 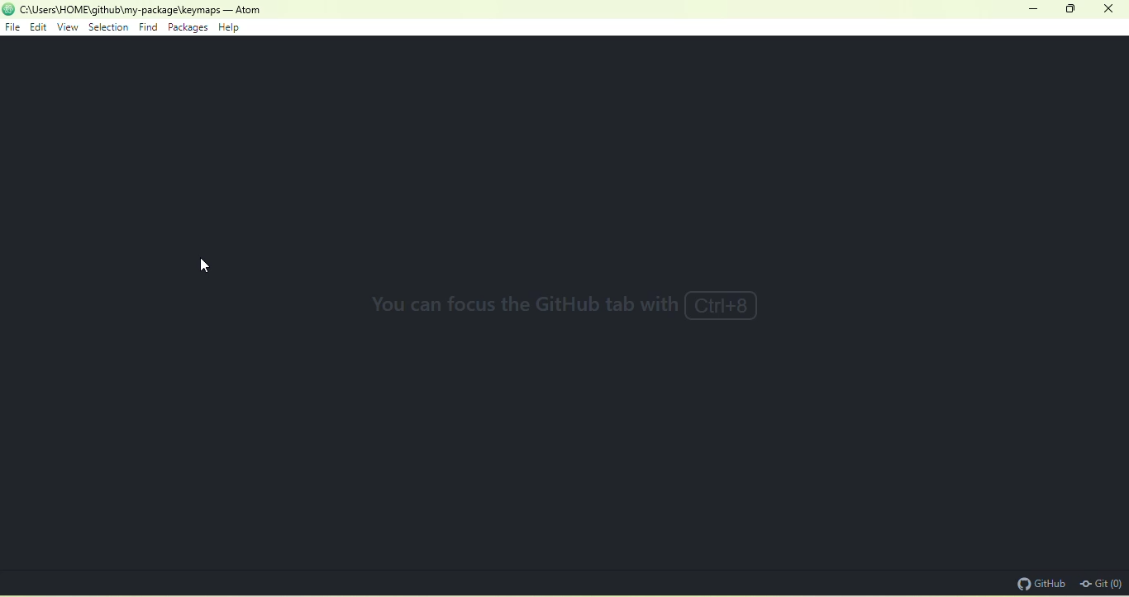 I want to click on - Atom, so click(x=244, y=9).